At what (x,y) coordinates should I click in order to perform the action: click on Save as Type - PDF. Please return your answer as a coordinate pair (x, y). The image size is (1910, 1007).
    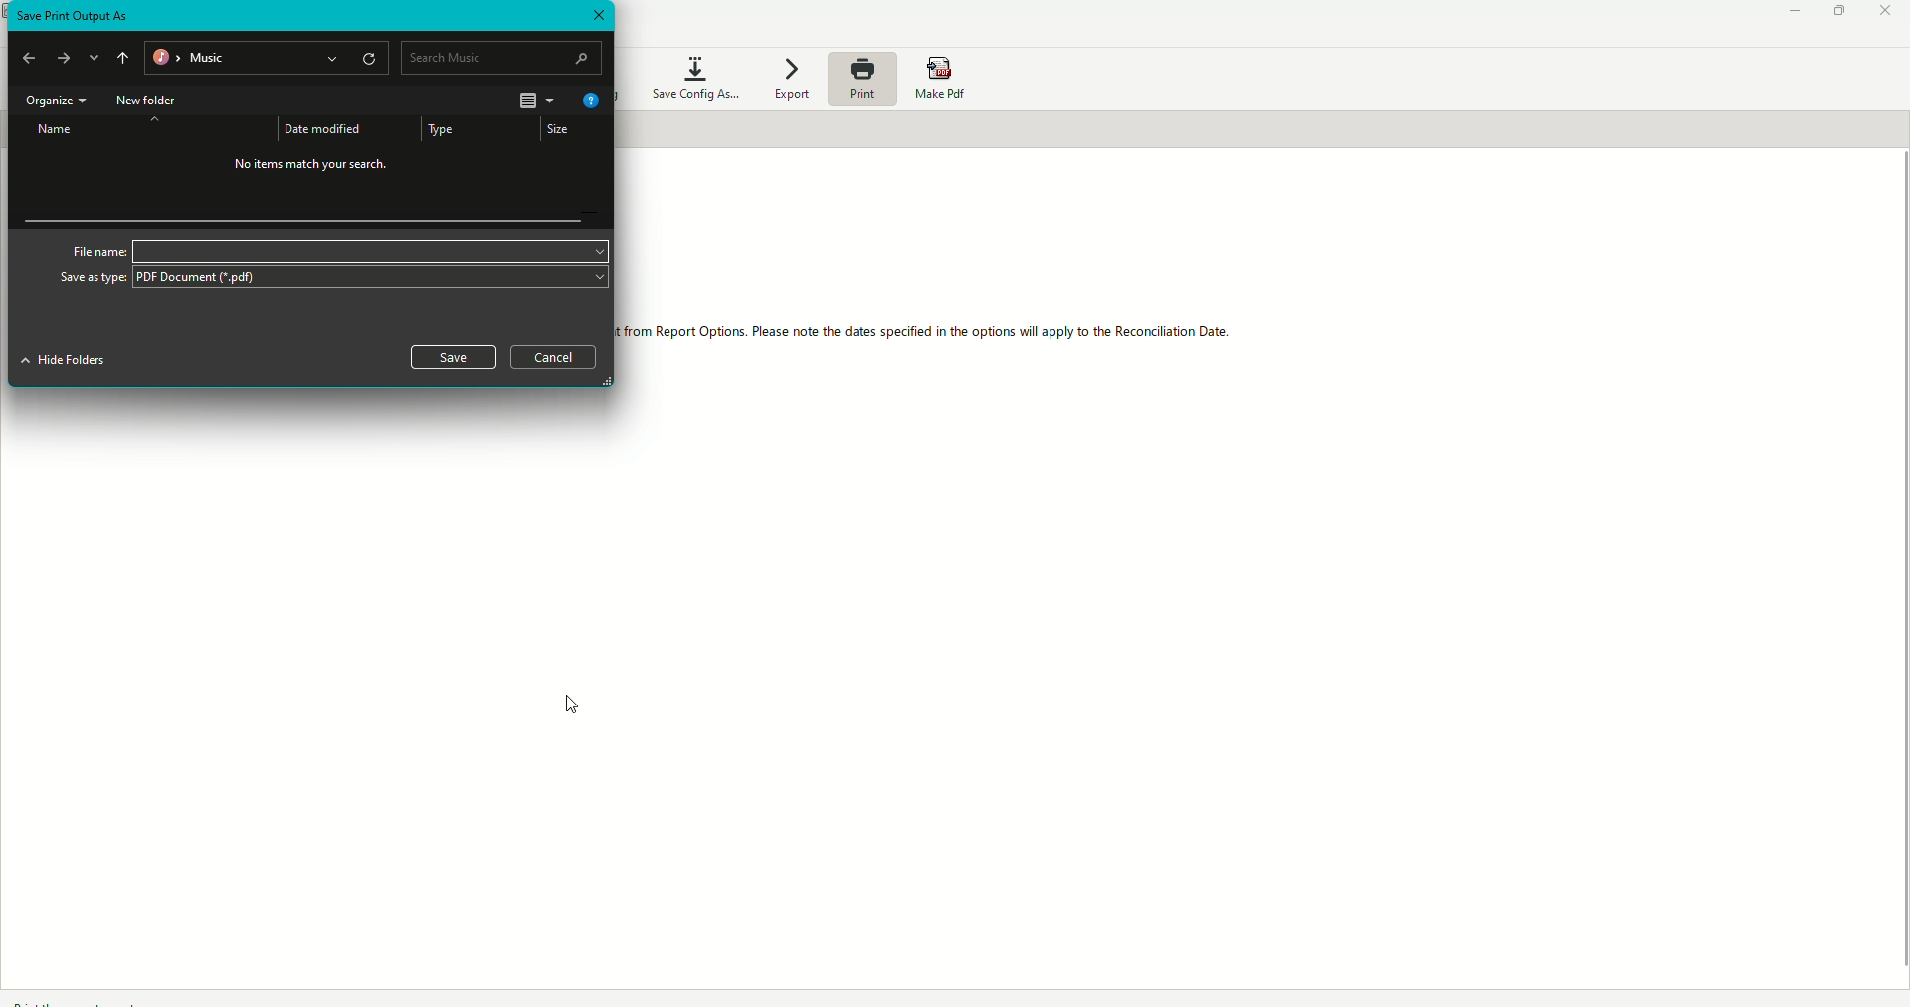
    Looking at the image, I should click on (331, 280).